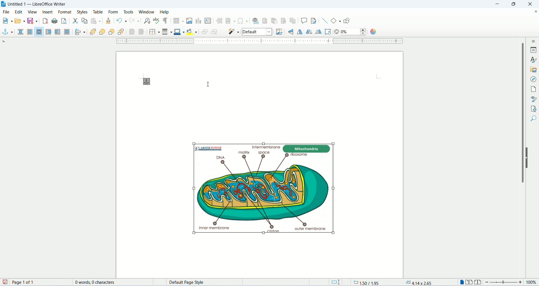 The height and width of the screenshot is (286, 539). What do you see at coordinates (198, 21) in the screenshot?
I see `insert chart` at bounding box center [198, 21].